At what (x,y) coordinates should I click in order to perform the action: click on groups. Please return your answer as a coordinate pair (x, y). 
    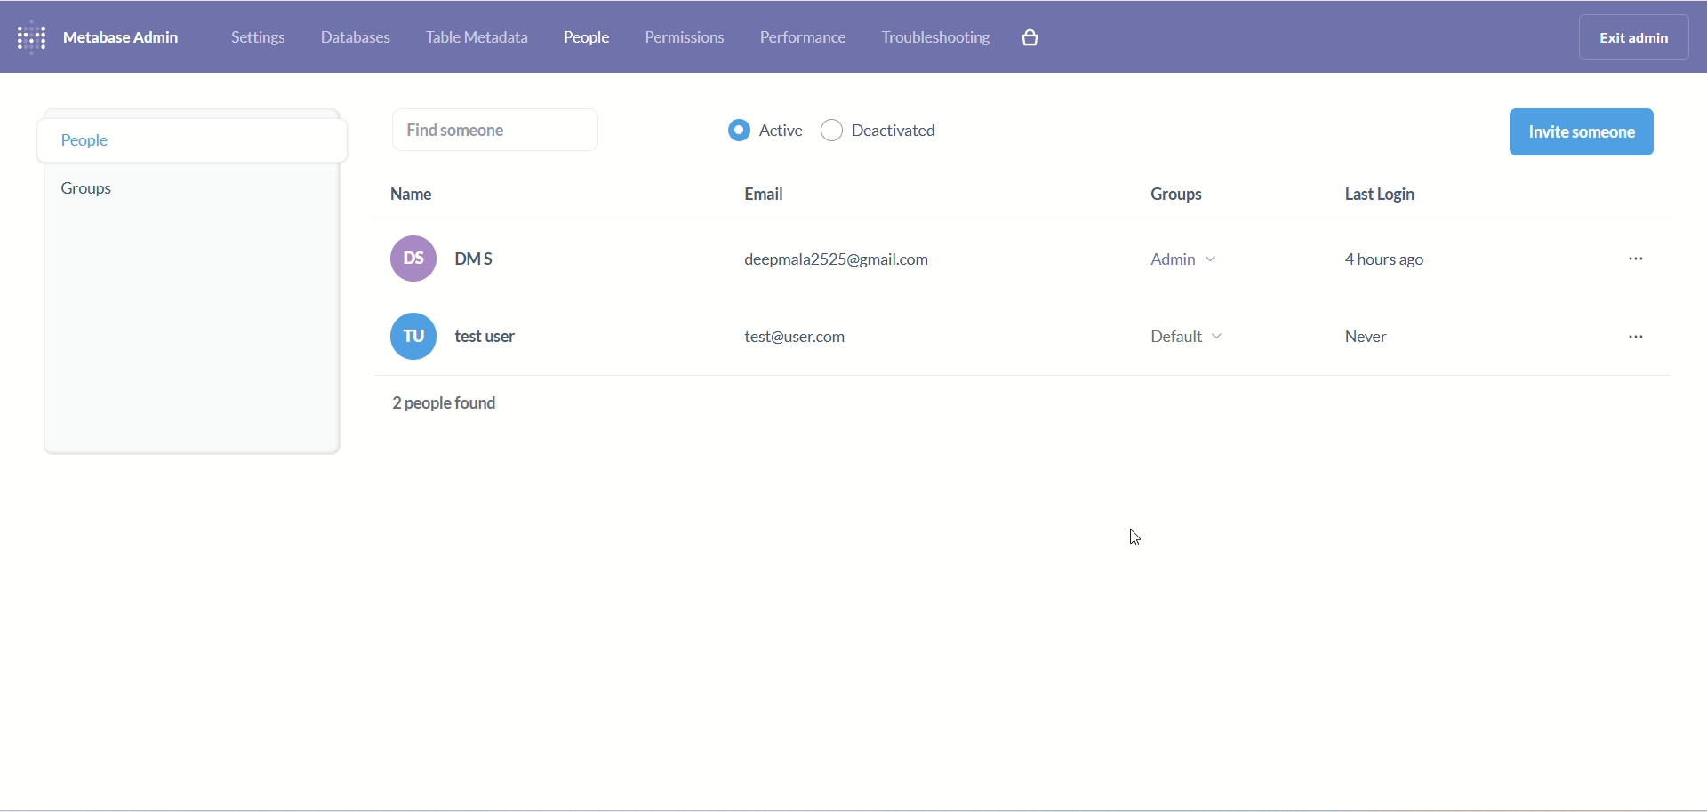
    Looking at the image, I should click on (1193, 191).